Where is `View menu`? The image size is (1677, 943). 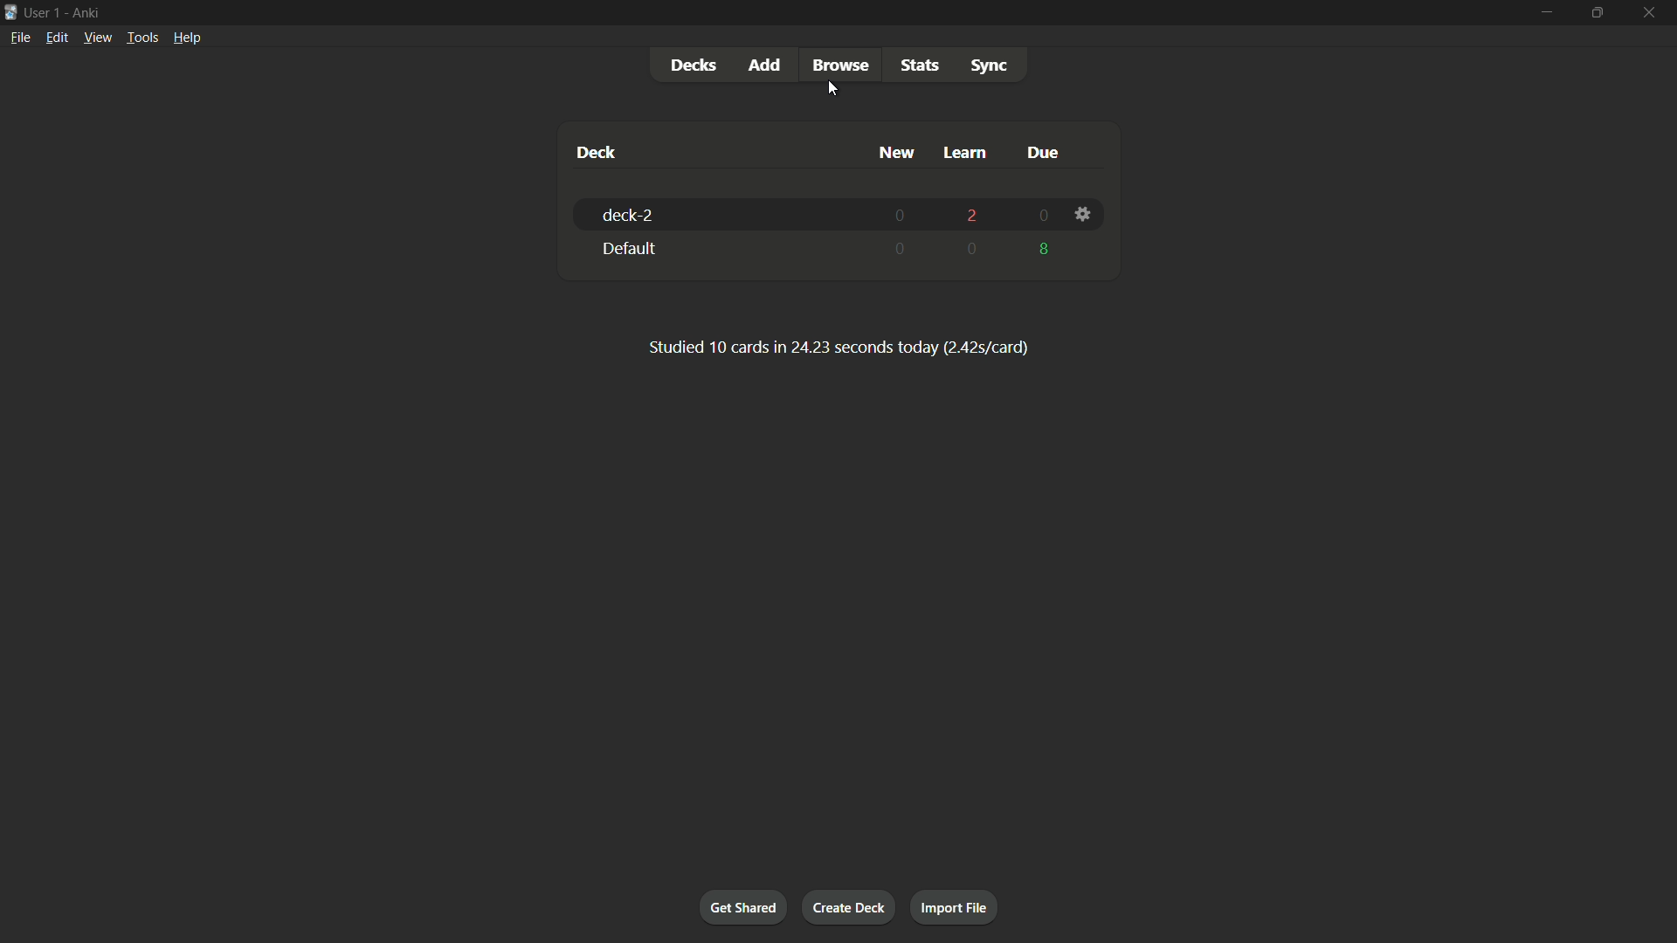
View menu is located at coordinates (97, 38).